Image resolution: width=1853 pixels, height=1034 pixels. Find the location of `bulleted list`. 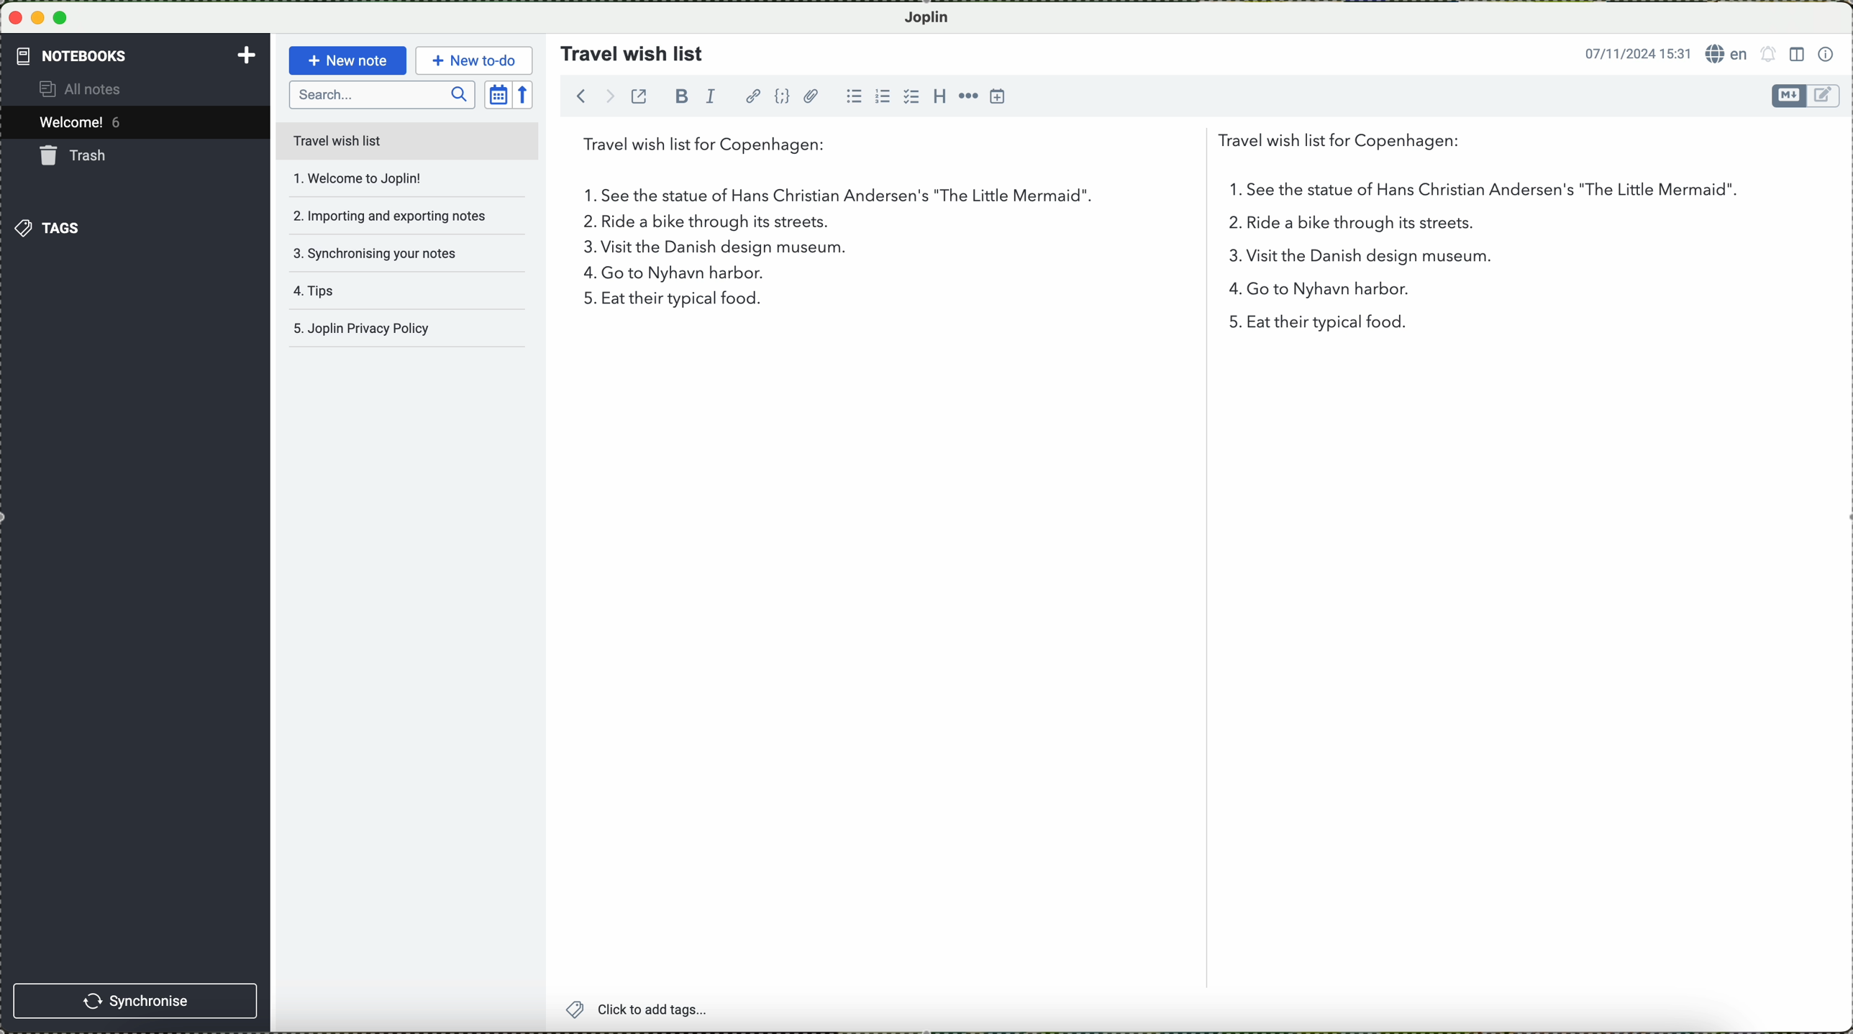

bulleted list is located at coordinates (857, 97).